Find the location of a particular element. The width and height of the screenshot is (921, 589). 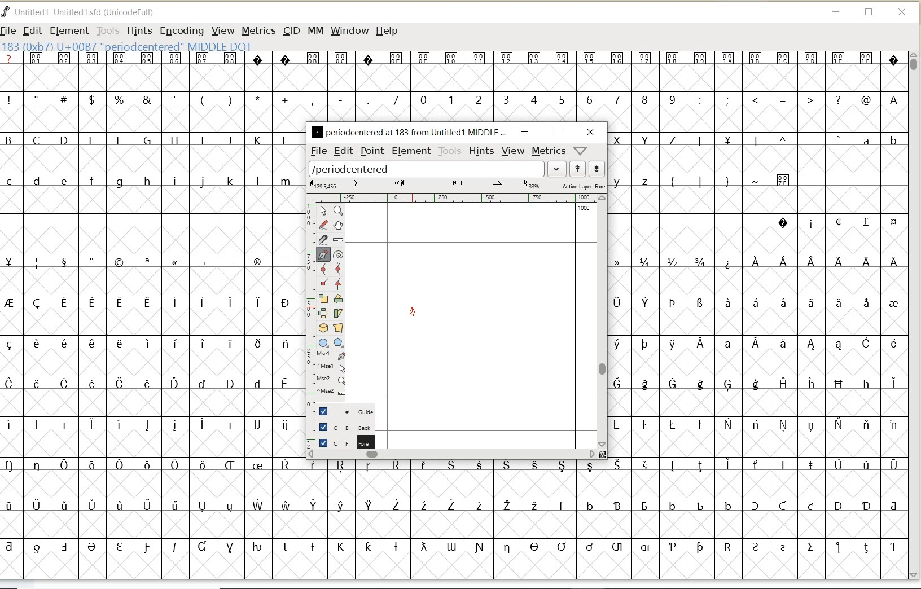

TOOLS is located at coordinates (108, 30).